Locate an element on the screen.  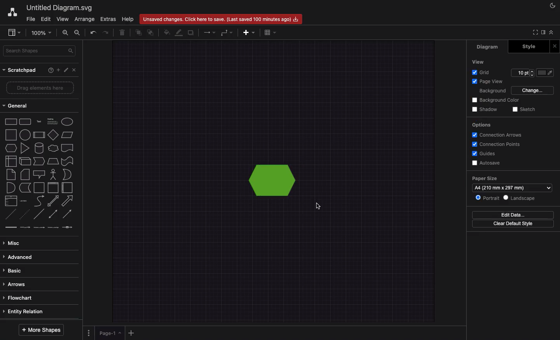
Entity relation is located at coordinates (27, 312).